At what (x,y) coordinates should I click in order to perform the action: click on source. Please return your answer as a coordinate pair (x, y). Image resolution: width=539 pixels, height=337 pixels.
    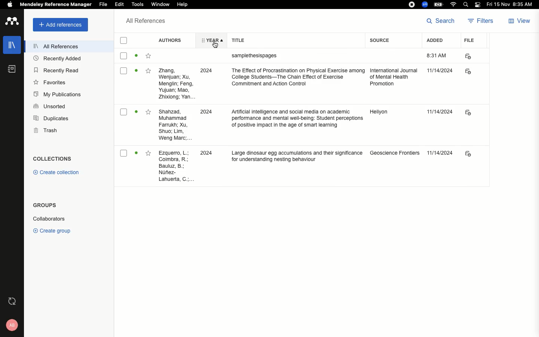
    Looking at the image, I should click on (393, 115).